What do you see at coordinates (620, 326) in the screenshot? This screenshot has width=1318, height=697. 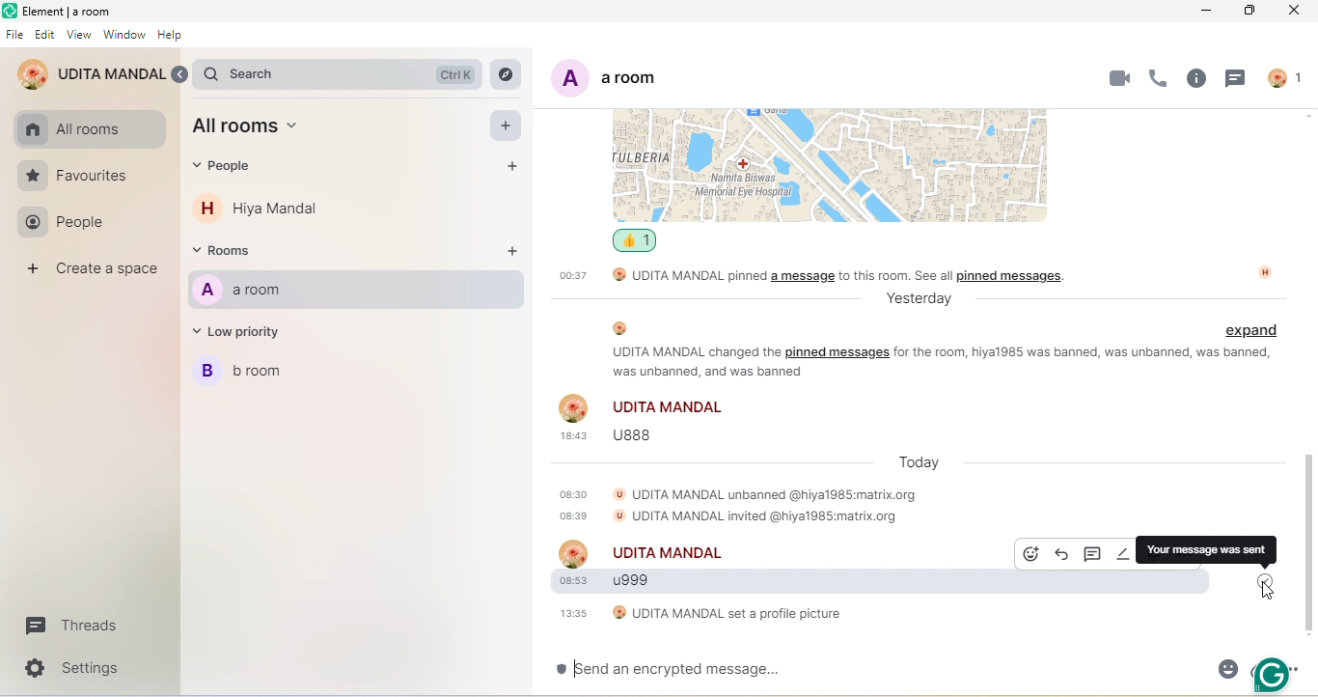 I see `image profile` at bounding box center [620, 326].